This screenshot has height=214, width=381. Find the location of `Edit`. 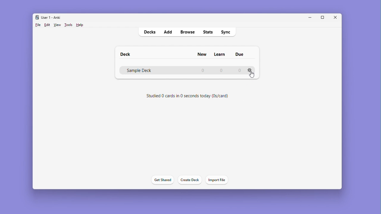

Edit is located at coordinates (47, 25).